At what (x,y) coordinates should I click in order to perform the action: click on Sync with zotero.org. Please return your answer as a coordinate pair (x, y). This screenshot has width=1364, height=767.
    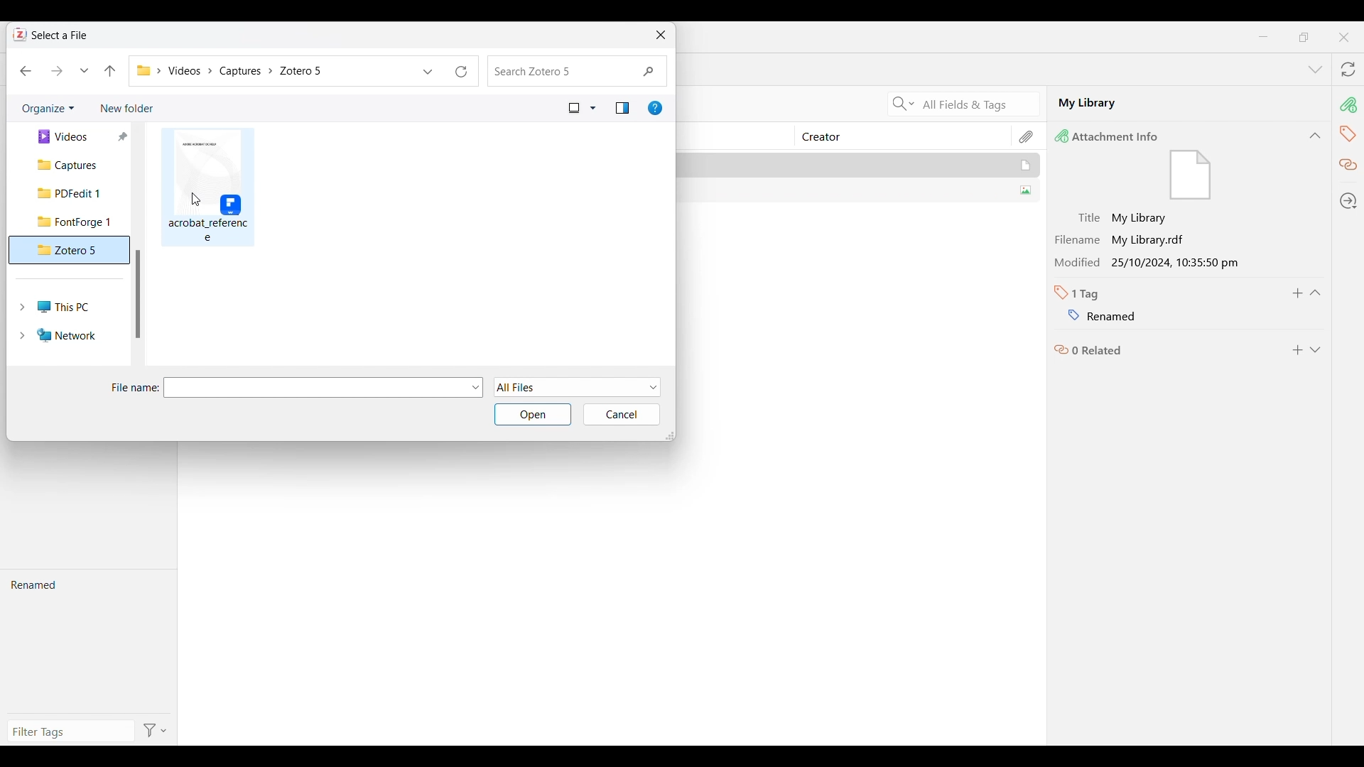
    Looking at the image, I should click on (1348, 69).